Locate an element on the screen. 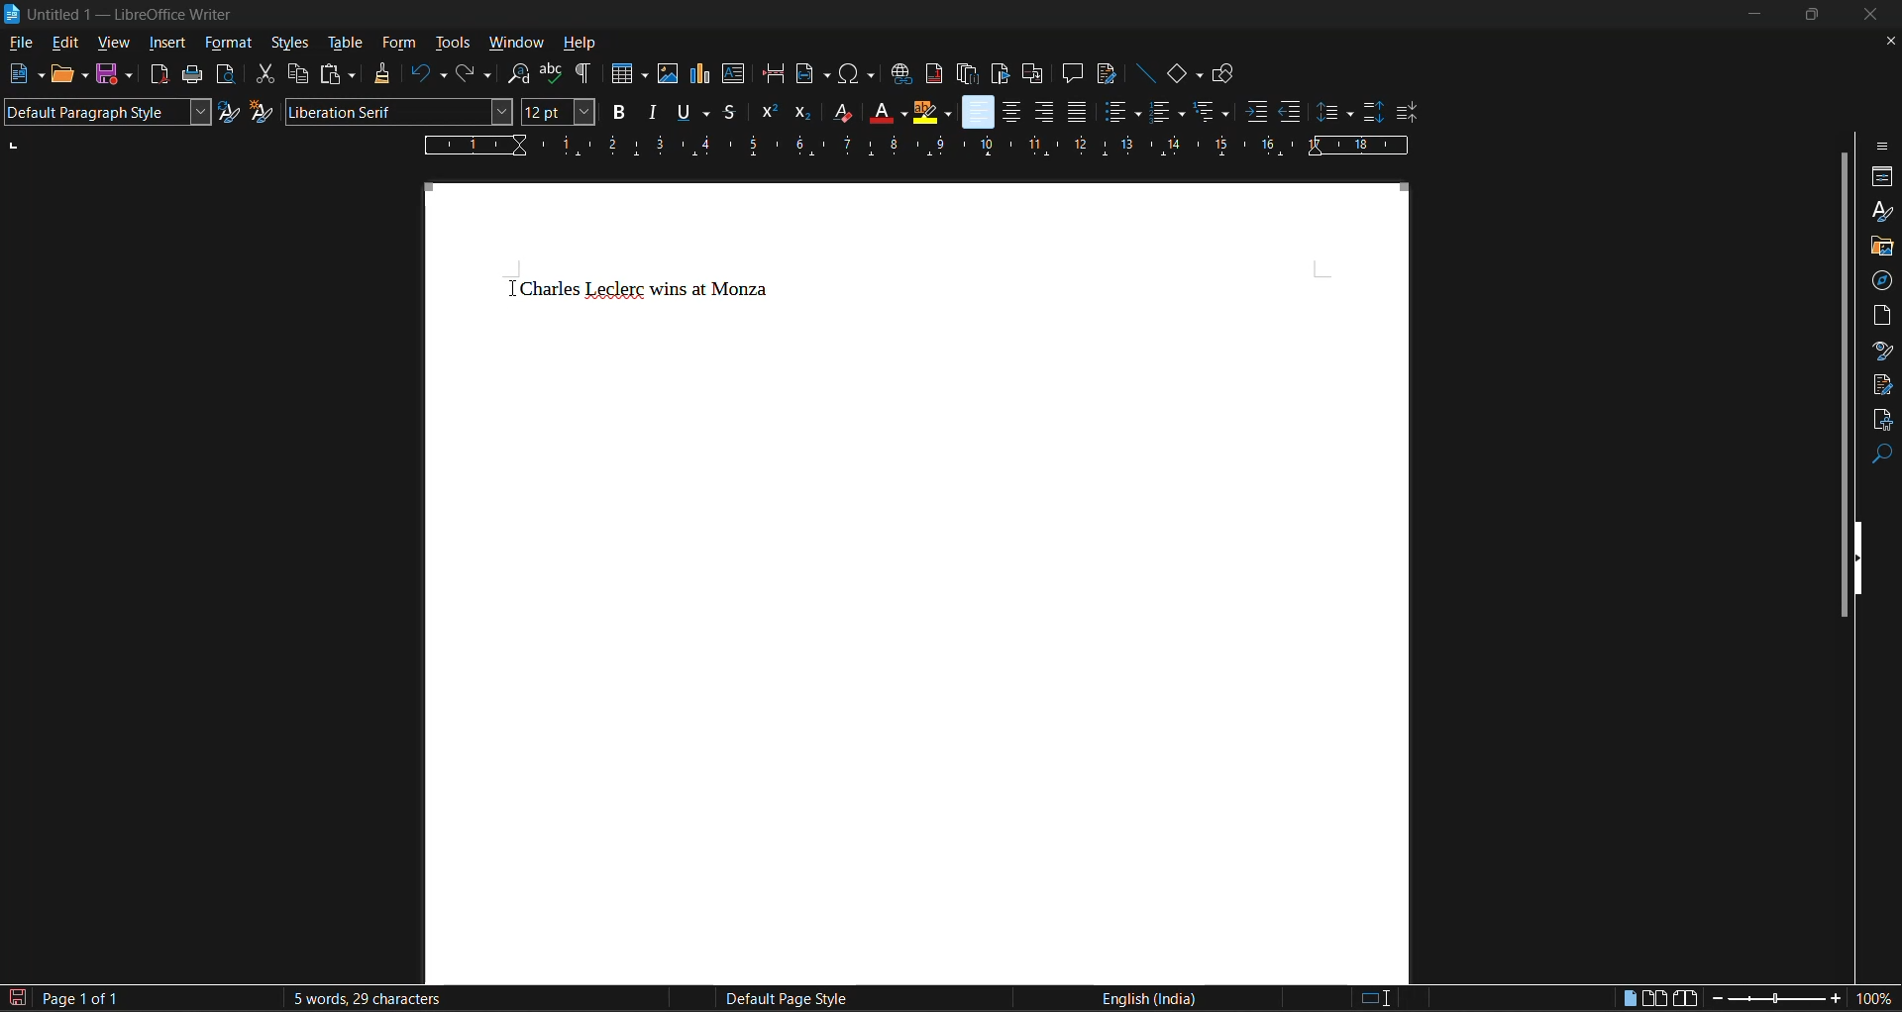 This screenshot has height=1012, width=1902. decrease indent is located at coordinates (1294, 111).